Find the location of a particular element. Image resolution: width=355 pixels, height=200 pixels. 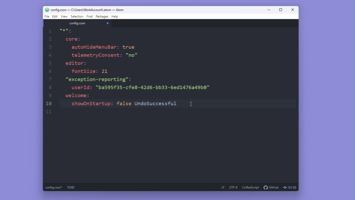

coffeescript is located at coordinates (251, 187).